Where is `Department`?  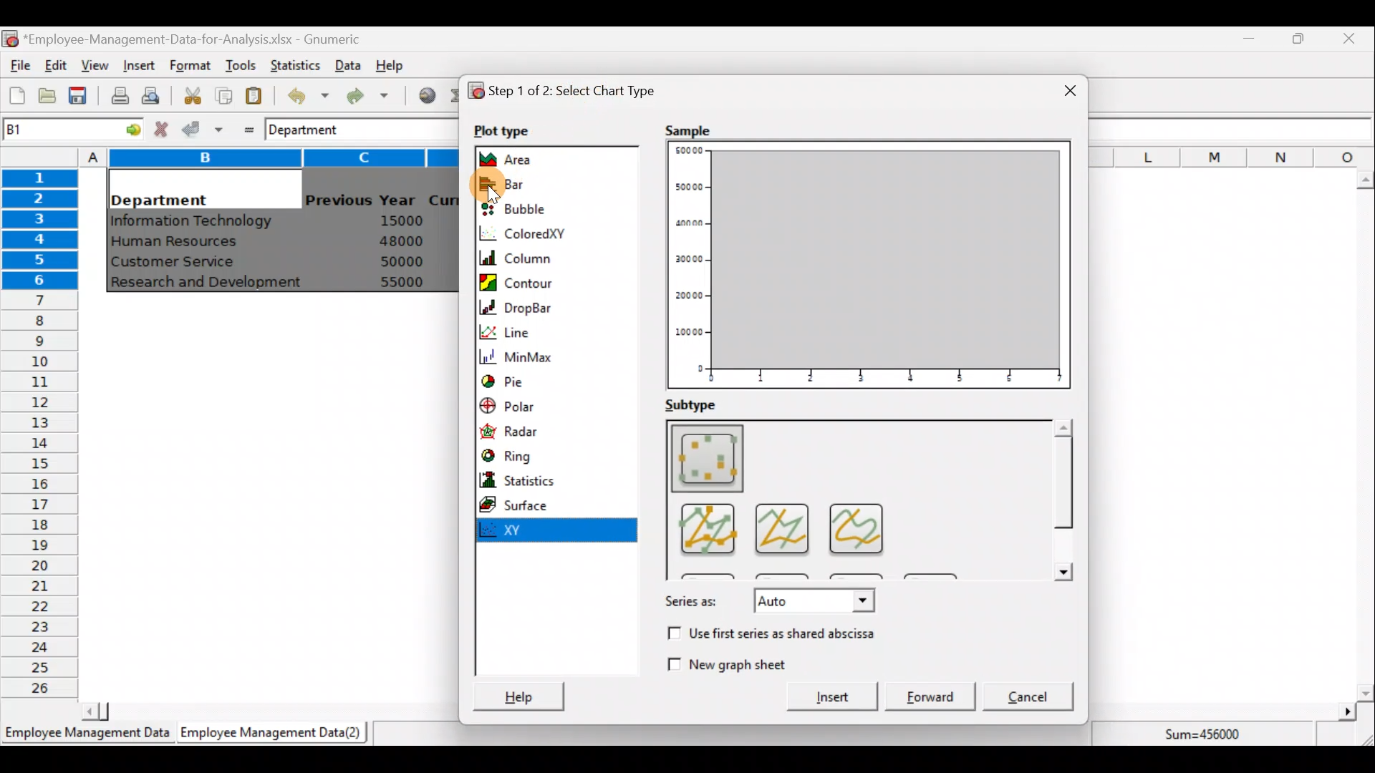 Department is located at coordinates (159, 196).